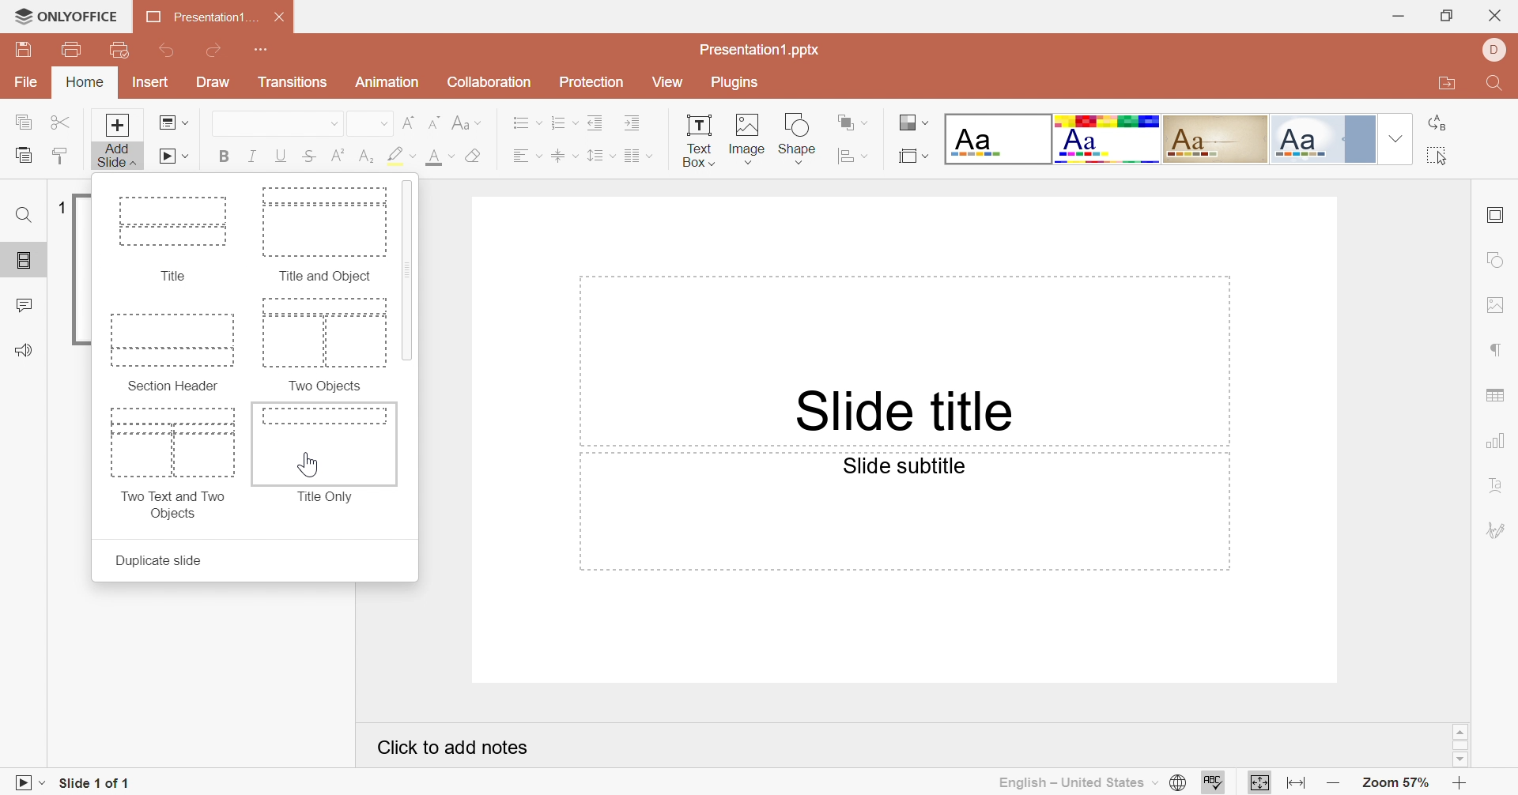 The height and width of the screenshot is (795, 1518). Describe the element at coordinates (912, 122) in the screenshot. I see `Change color theme` at that location.